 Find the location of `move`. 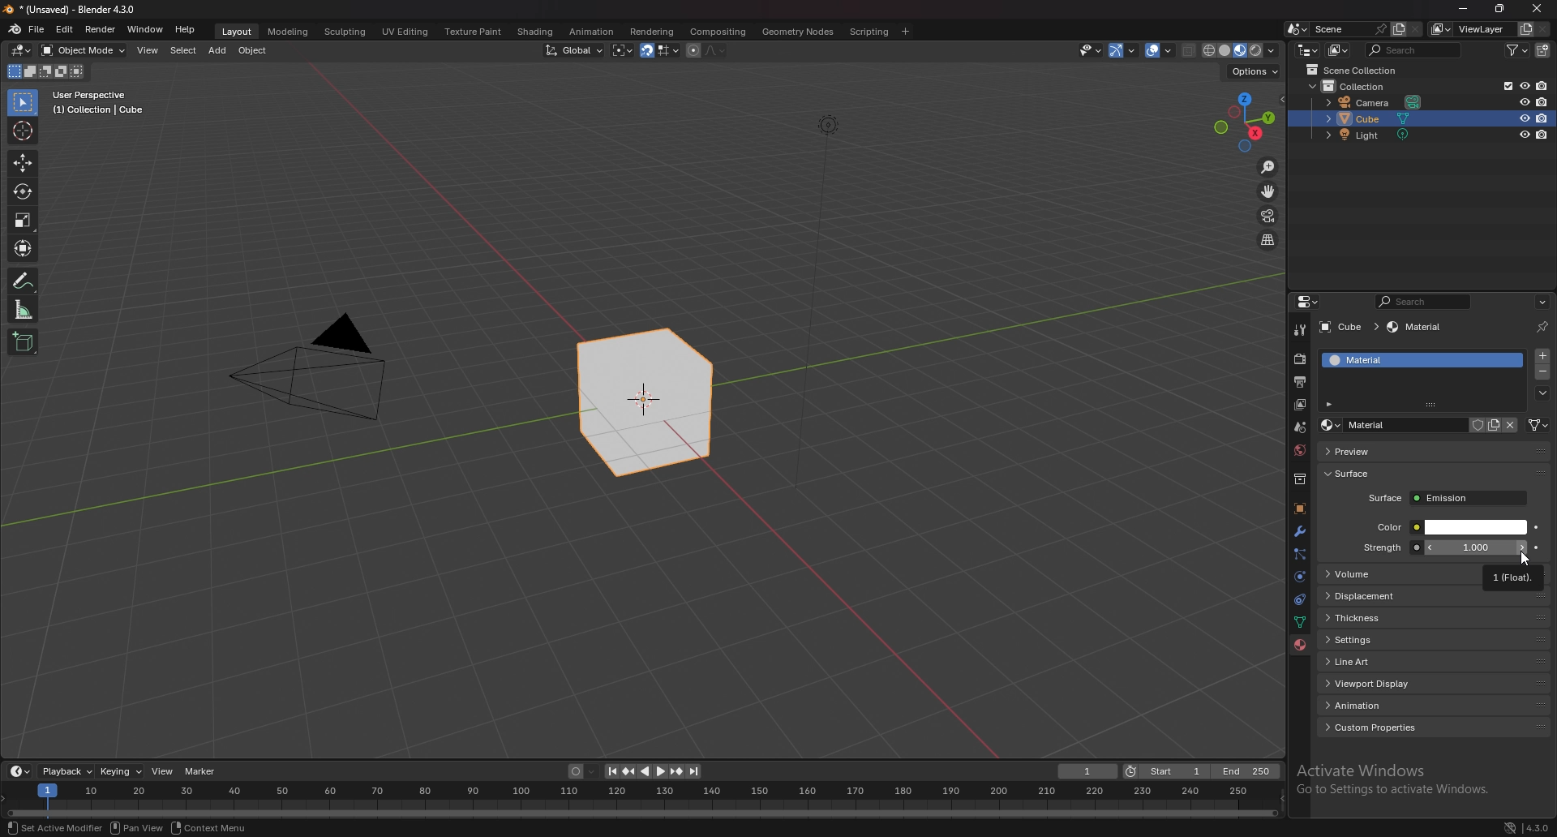

move is located at coordinates (1269, 191).